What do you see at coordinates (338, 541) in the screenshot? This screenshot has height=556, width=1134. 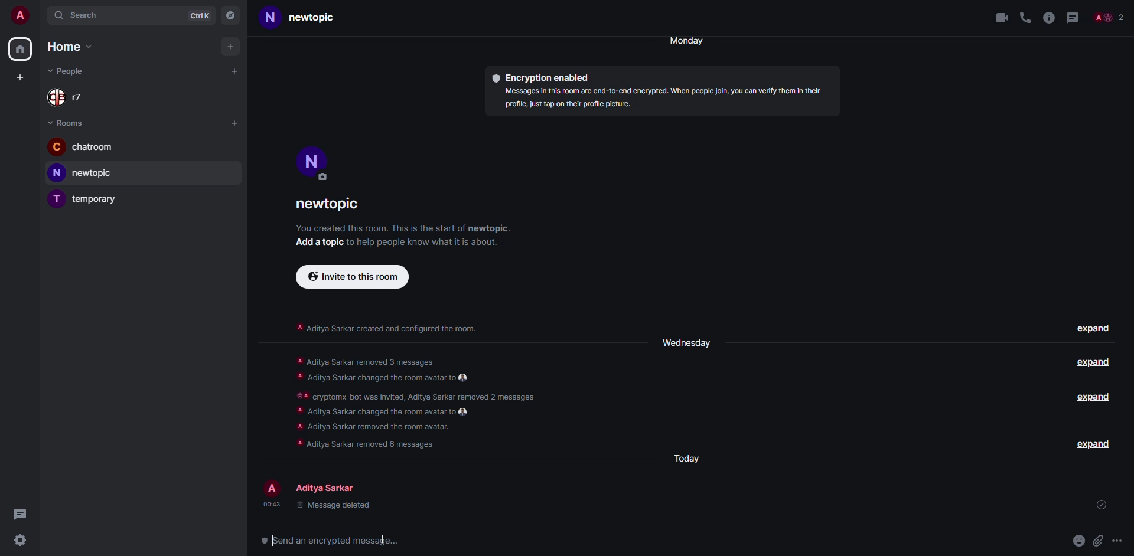 I see `send an encrypted message` at bounding box center [338, 541].